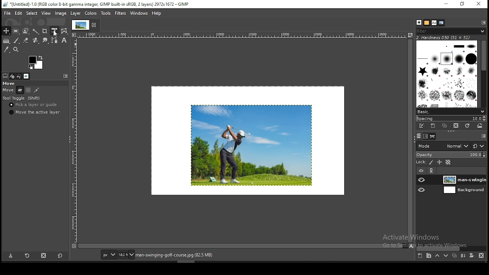 This screenshot has width=489, height=275. I want to click on blend mode, so click(451, 146).